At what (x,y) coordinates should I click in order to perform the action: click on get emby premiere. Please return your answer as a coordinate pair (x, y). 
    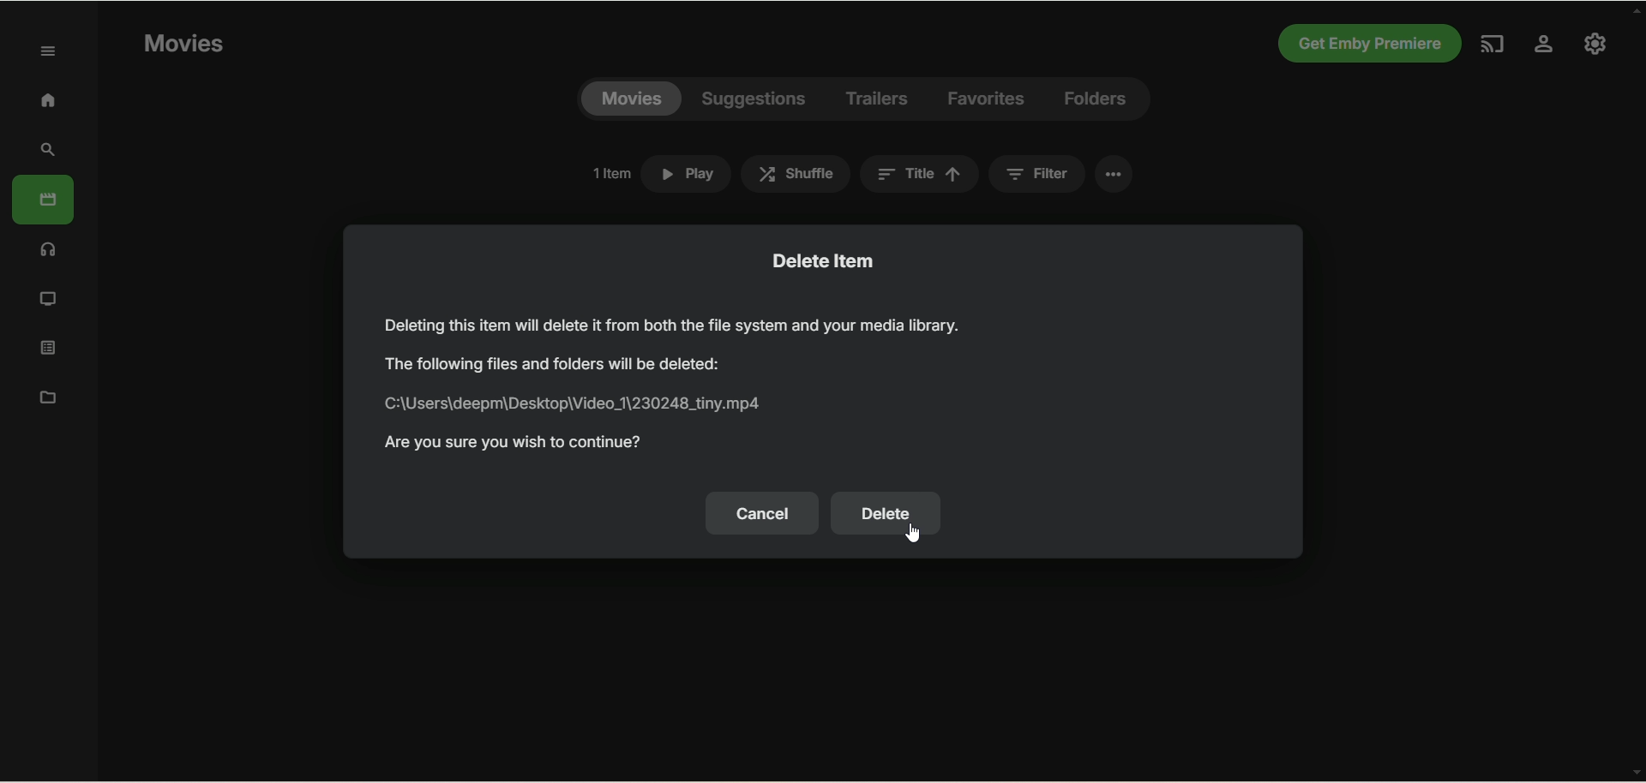
    Looking at the image, I should click on (1365, 45).